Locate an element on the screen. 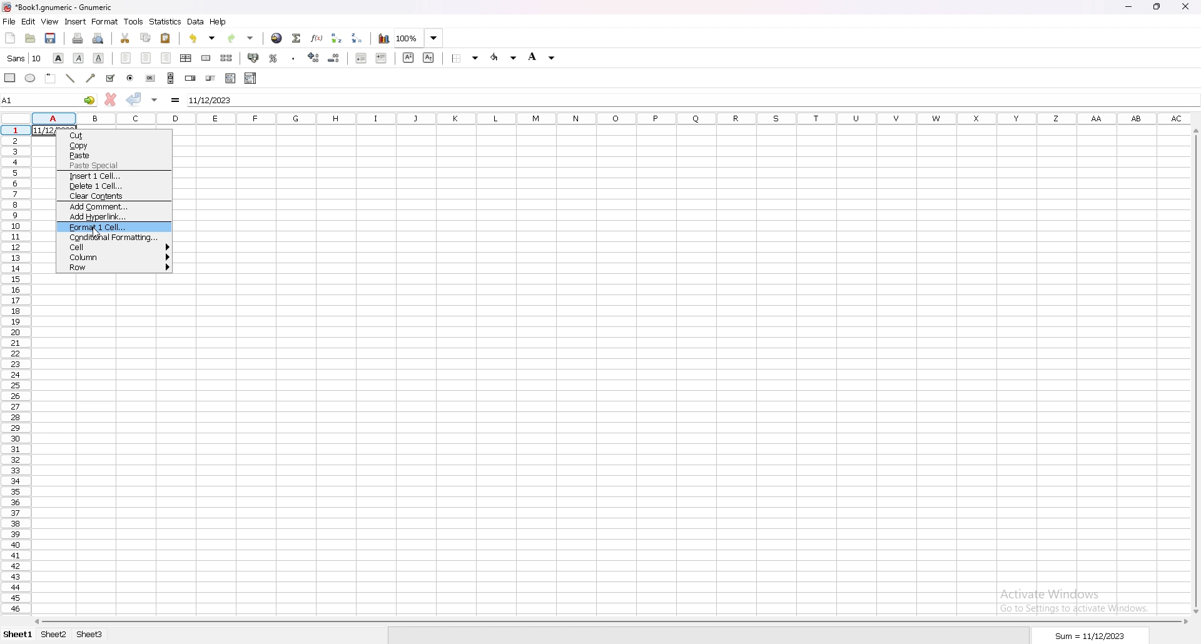 Image resolution: width=1201 pixels, height=644 pixels. right align is located at coordinates (166, 58).